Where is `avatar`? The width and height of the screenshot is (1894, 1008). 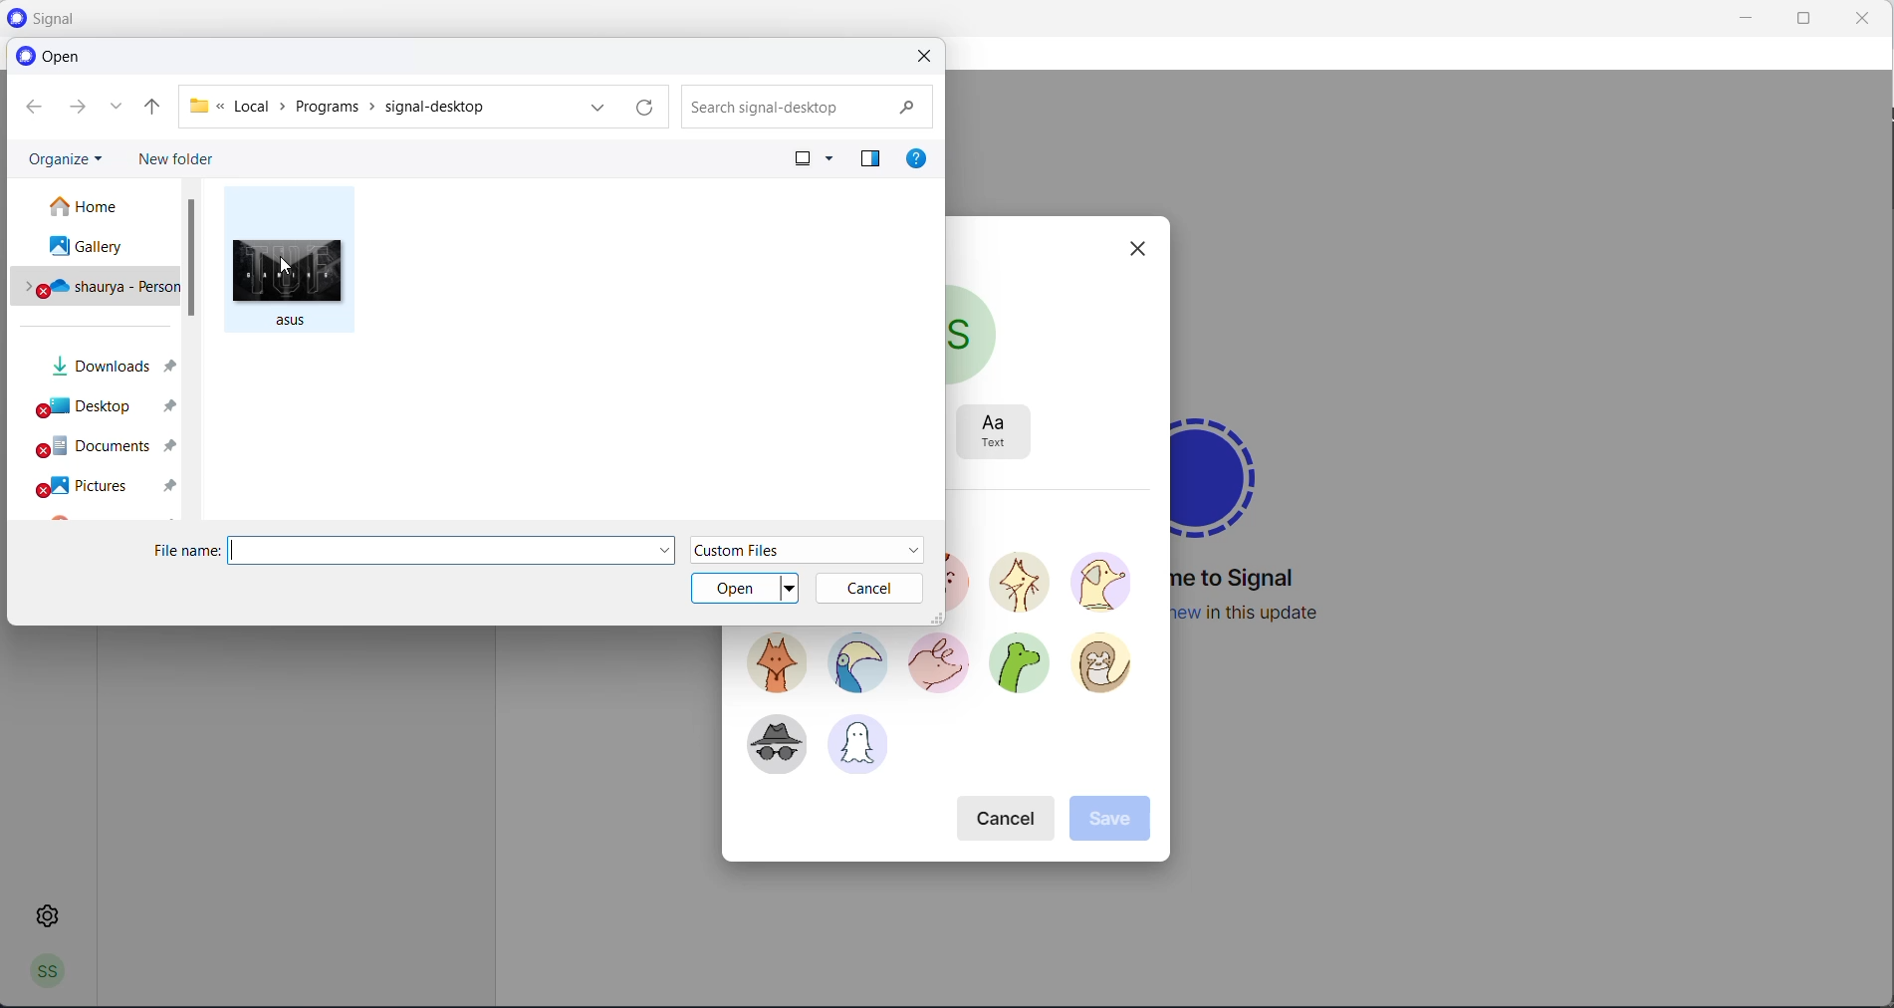 avatar is located at coordinates (938, 666).